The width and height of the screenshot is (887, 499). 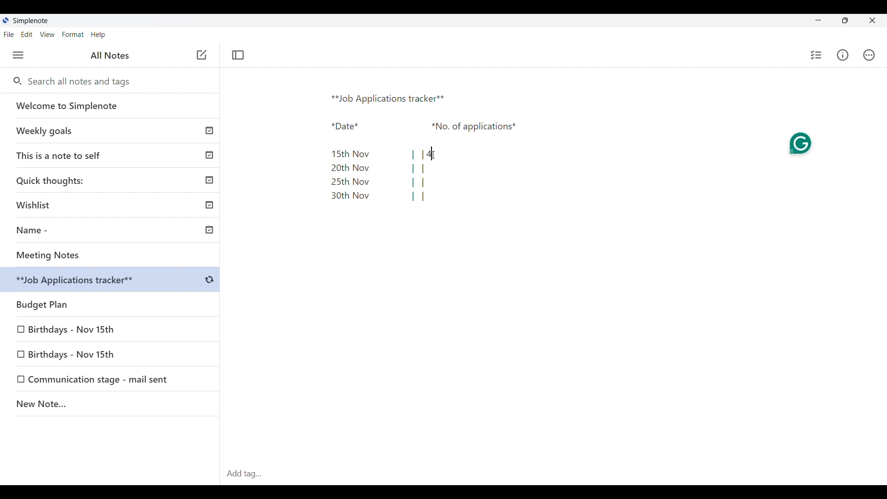 What do you see at coordinates (873, 20) in the screenshot?
I see `Close interface` at bounding box center [873, 20].